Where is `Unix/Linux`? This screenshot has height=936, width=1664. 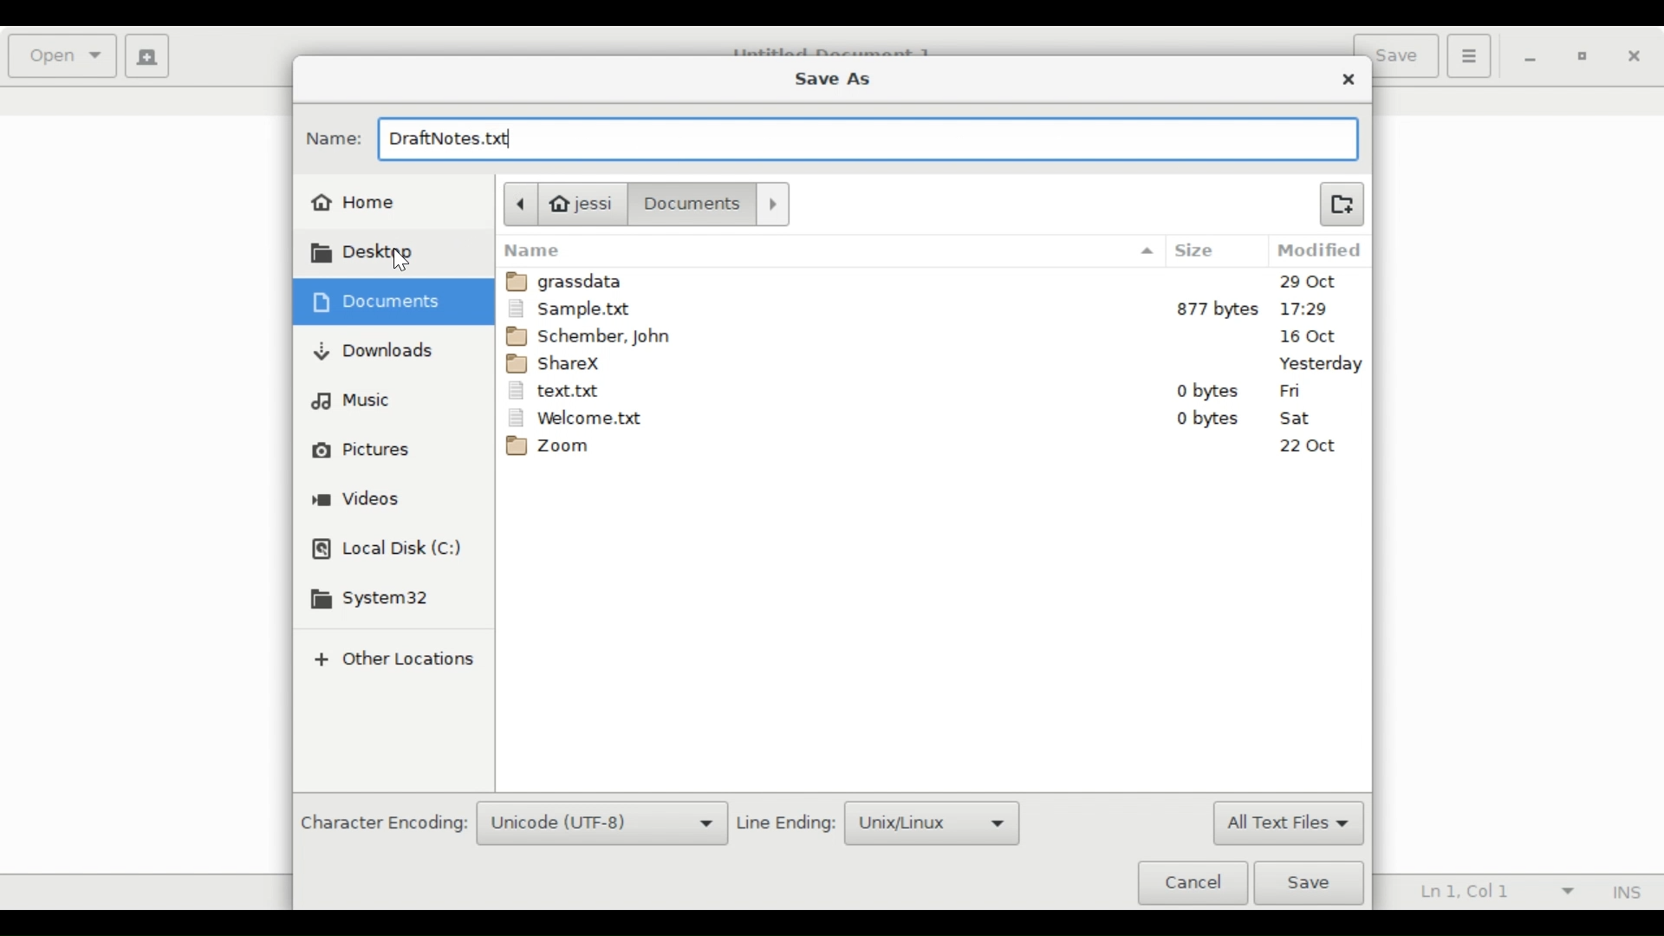 Unix/Linux is located at coordinates (933, 822).